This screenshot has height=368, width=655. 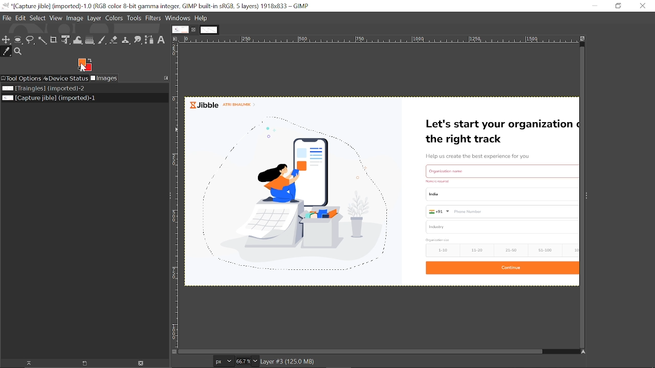 What do you see at coordinates (114, 40) in the screenshot?
I see `Eraser tool` at bounding box center [114, 40].